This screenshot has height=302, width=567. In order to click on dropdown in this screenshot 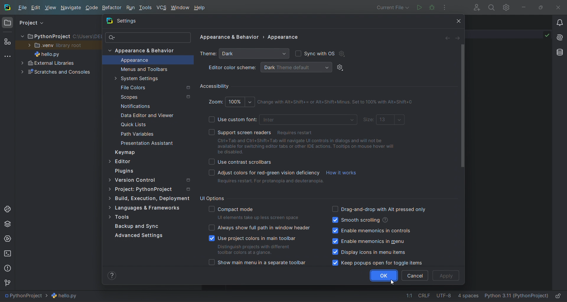, I will do `click(255, 53)`.